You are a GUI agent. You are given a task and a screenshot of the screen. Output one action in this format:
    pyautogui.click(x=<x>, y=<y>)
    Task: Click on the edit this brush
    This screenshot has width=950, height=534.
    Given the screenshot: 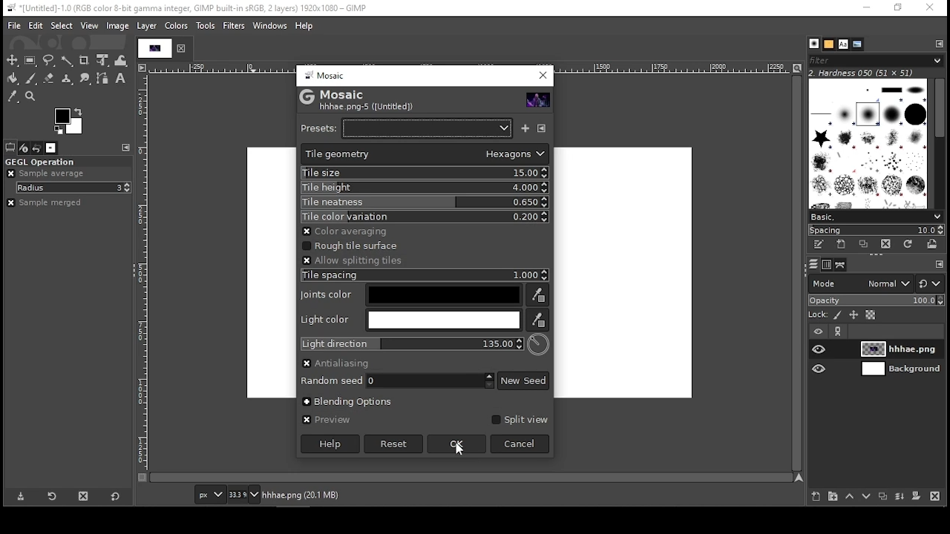 What is the action you would take?
    pyautogui.click(x=819, y=245)
    